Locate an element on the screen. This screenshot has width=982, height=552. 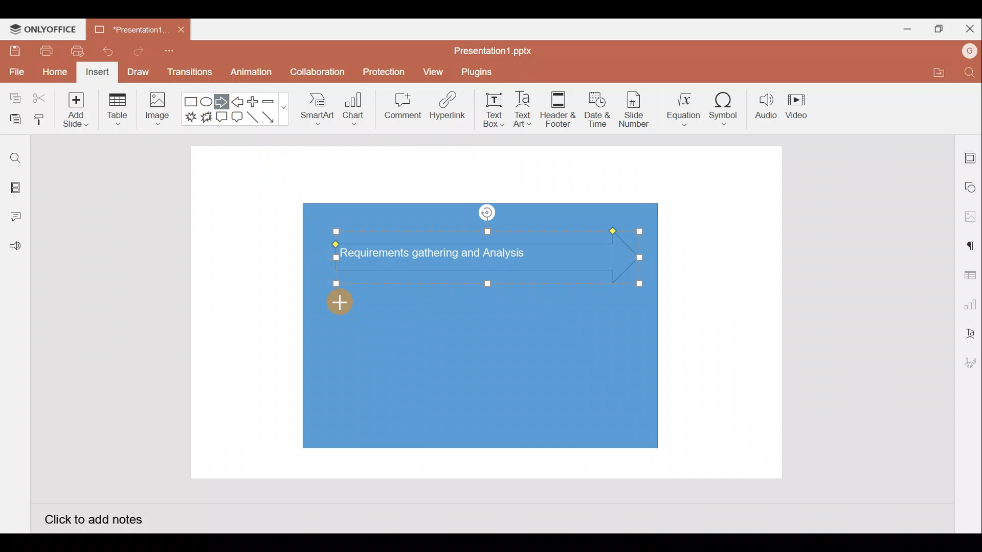
Chart is located at coordinates (354, 108).